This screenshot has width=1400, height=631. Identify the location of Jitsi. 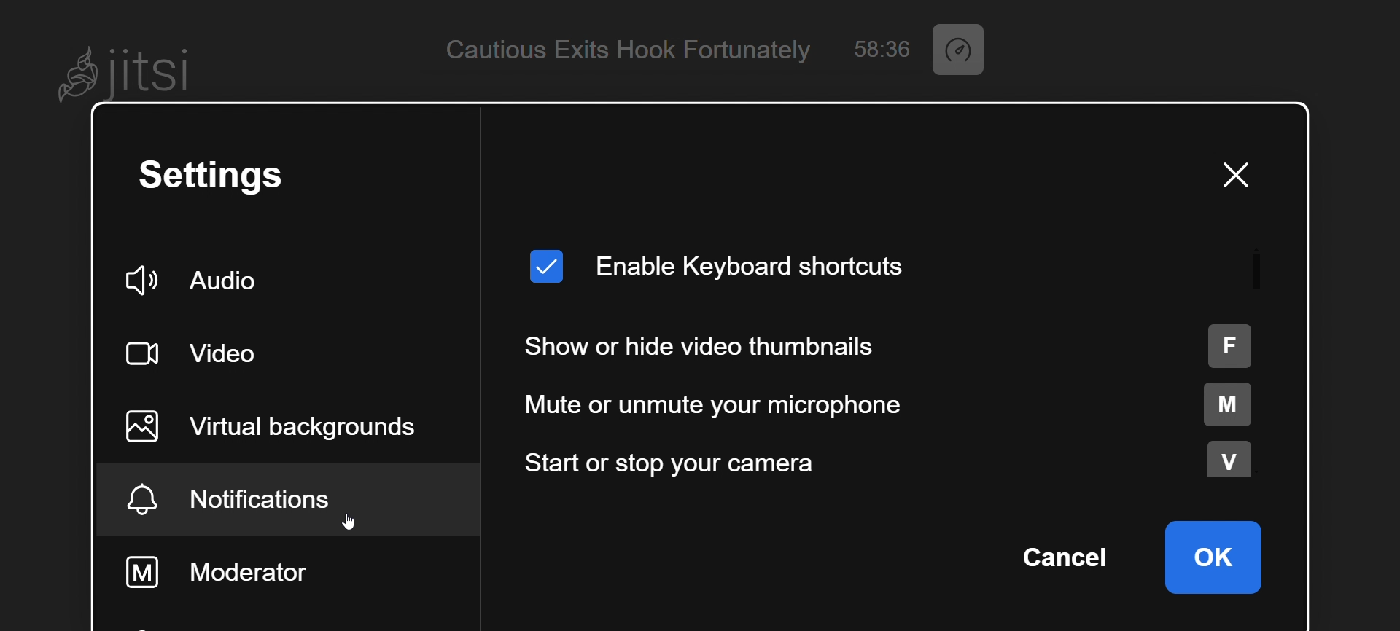
(131, 71).